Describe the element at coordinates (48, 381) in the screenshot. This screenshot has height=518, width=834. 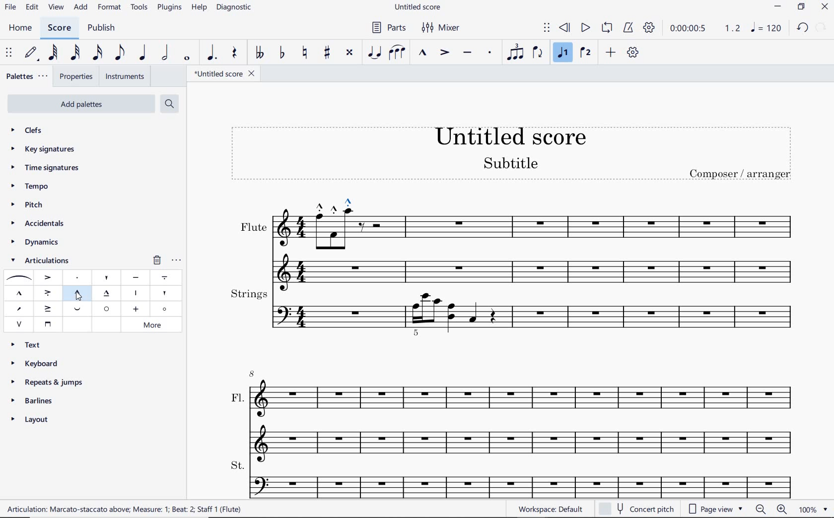
I see `repeats & jumps` at that location.